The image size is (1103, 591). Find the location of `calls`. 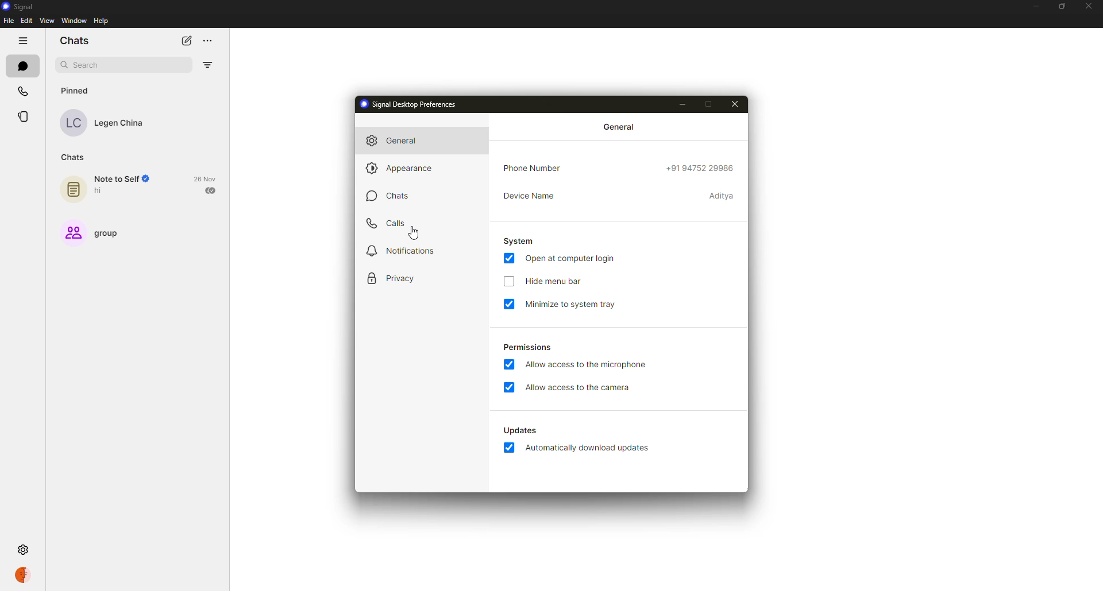

calls is located at coordinates (385, 223).